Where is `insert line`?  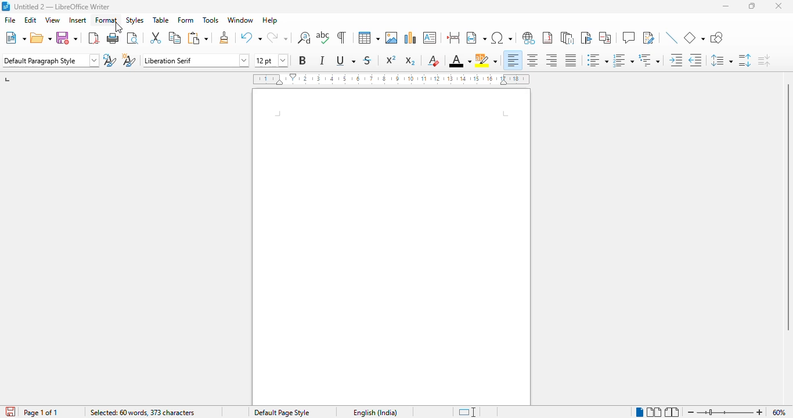
insert line is located at coordinates (672, 37).